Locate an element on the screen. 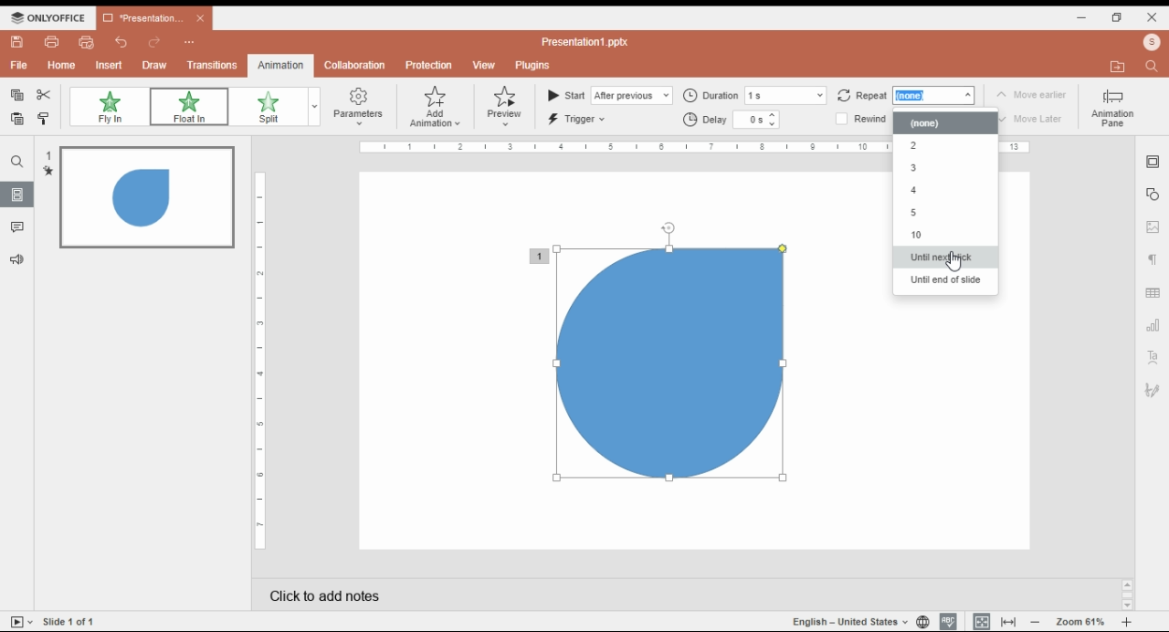 This screenshot has height=632, width=1169. move later is located at coordinates (1032, 121).